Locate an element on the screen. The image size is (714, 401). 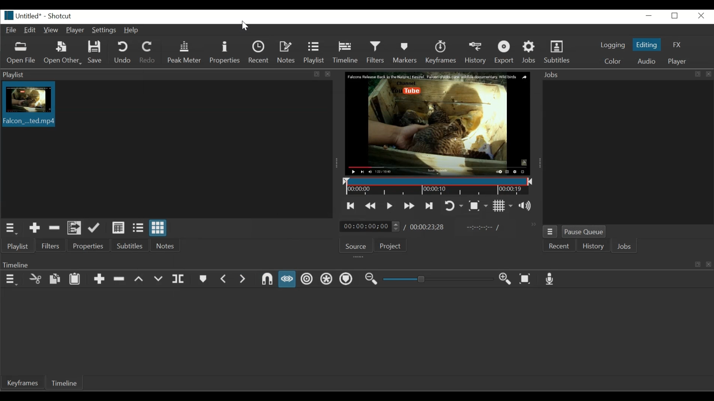
Timeline is located at coordinates (437, 186).